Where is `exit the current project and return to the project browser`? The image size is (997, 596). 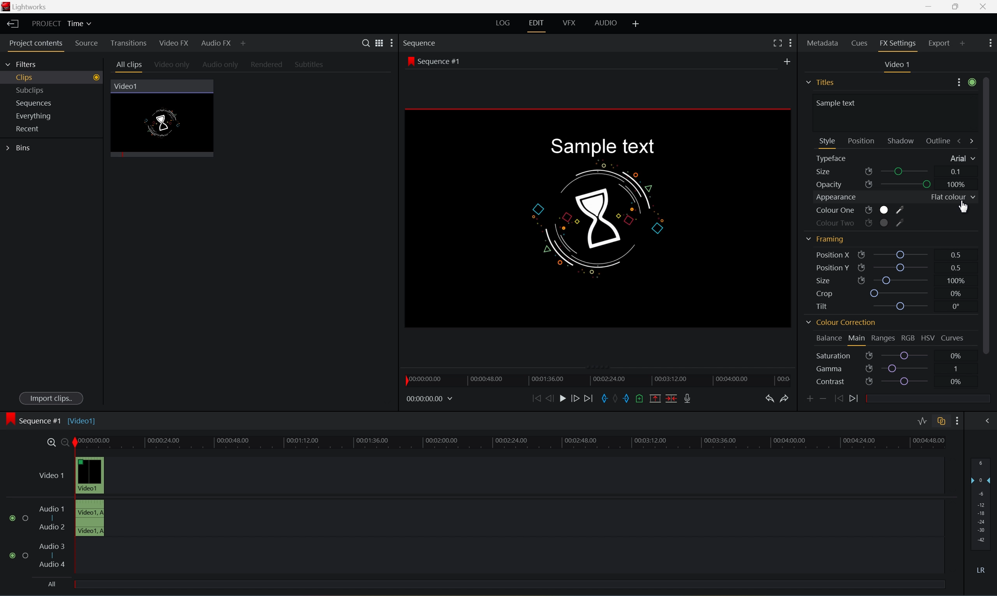 exit the current project and return to the project browser is located at coordinates (14, 24).